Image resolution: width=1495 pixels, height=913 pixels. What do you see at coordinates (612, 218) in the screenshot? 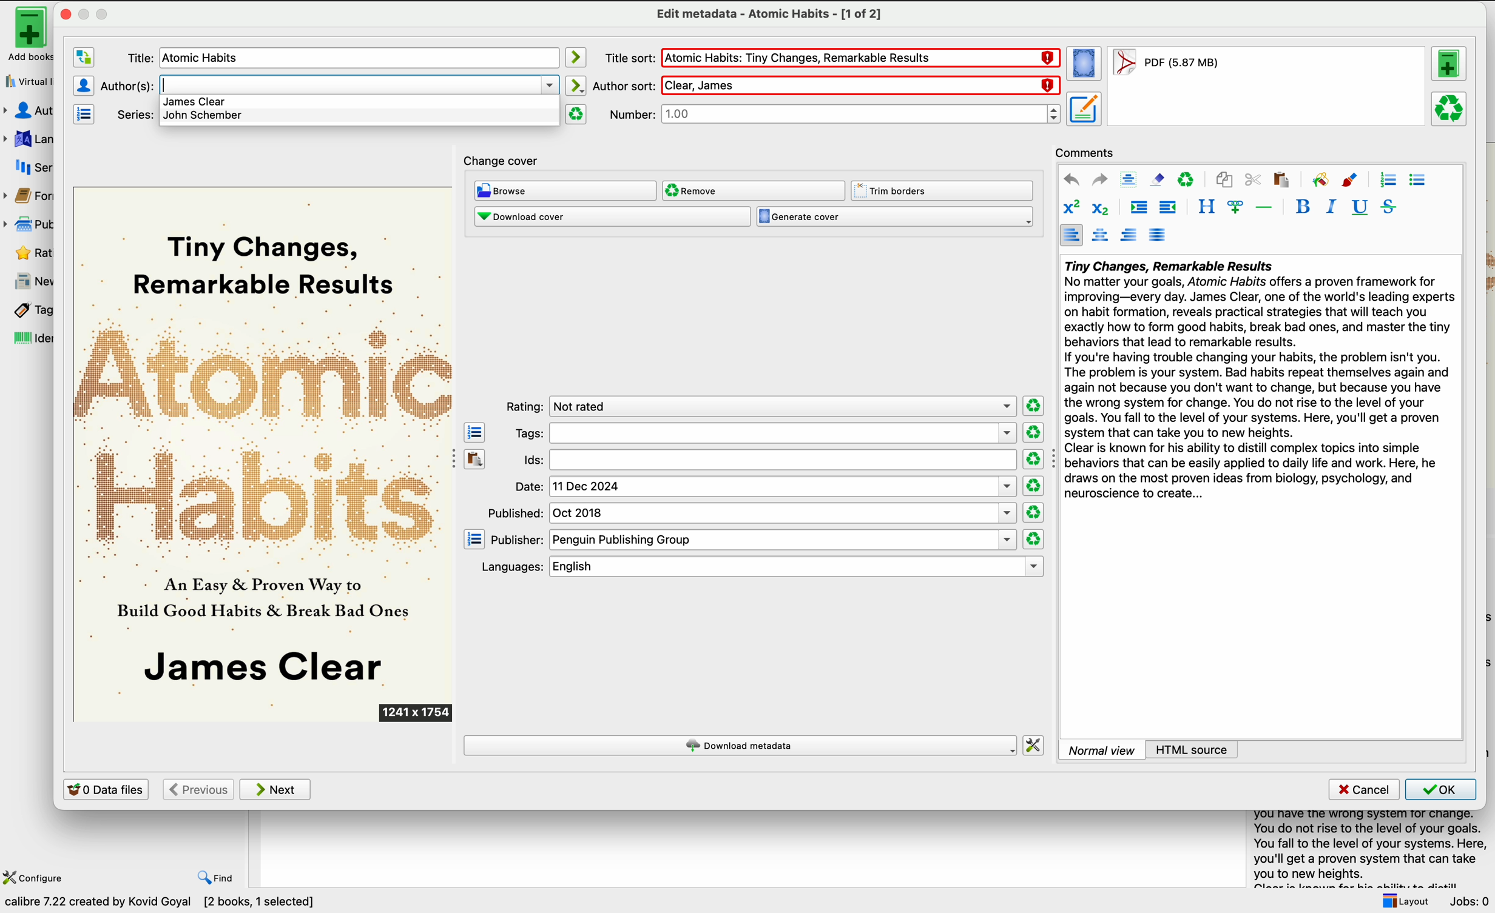
I see `download cover` at bounding box center [612, 218].